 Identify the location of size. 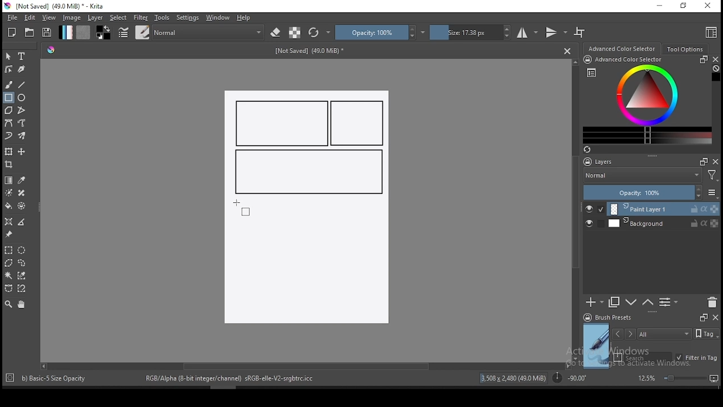
(471, 32).